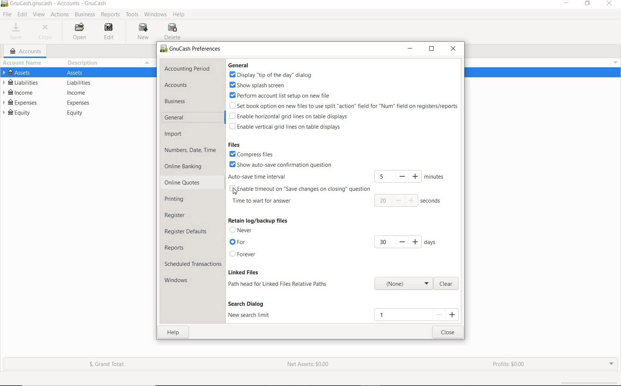 This screenshot has height=386, width=621. I want to click on retain log/ backup files, so click(258, 221).